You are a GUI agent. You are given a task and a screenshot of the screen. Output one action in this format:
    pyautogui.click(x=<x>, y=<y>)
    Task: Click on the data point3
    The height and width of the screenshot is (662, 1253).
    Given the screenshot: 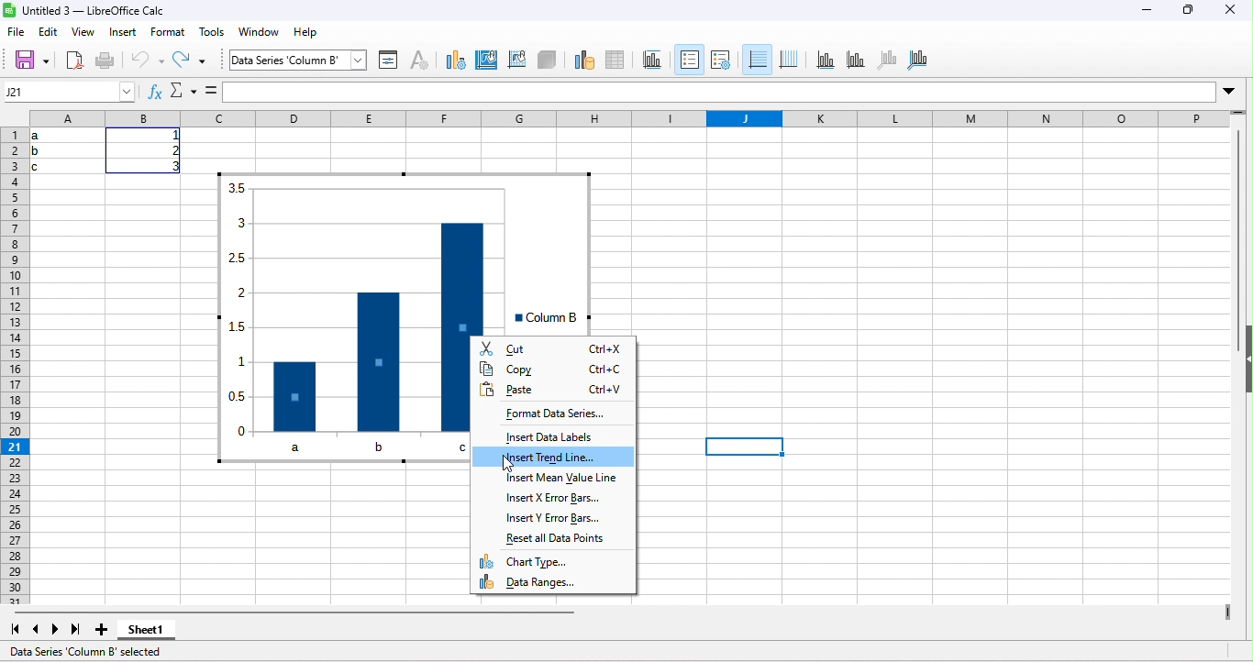 What is the action you would take?
    pyautogui.click(x=455, y=325)
    